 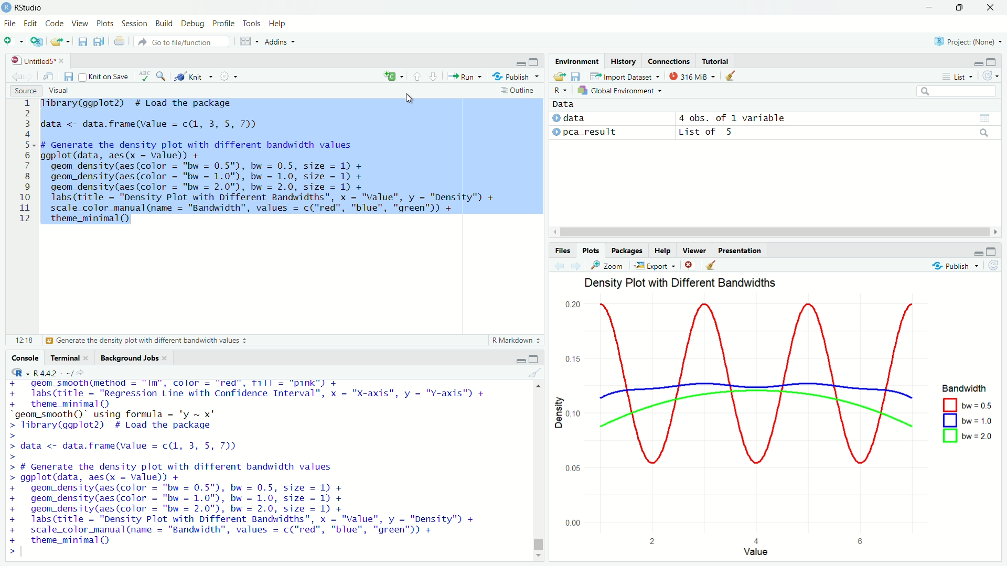 What do you see at coordinates (993, 266) in the screenshot?
I see `Refresh current plot` at bounding box center [993, 266].